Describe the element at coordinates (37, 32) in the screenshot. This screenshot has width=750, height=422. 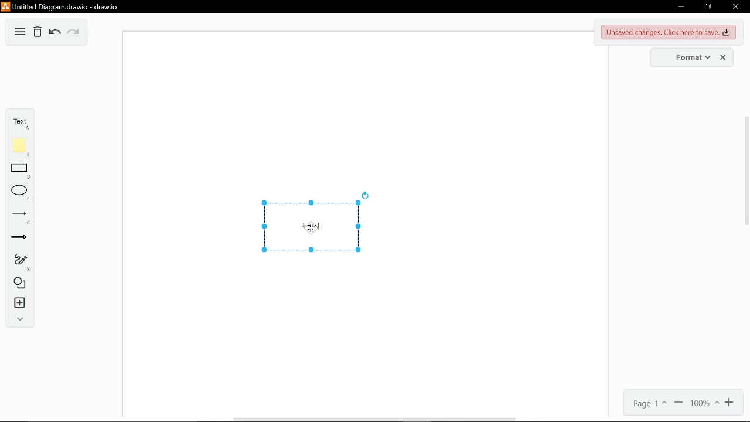
I see `delete` at that location.